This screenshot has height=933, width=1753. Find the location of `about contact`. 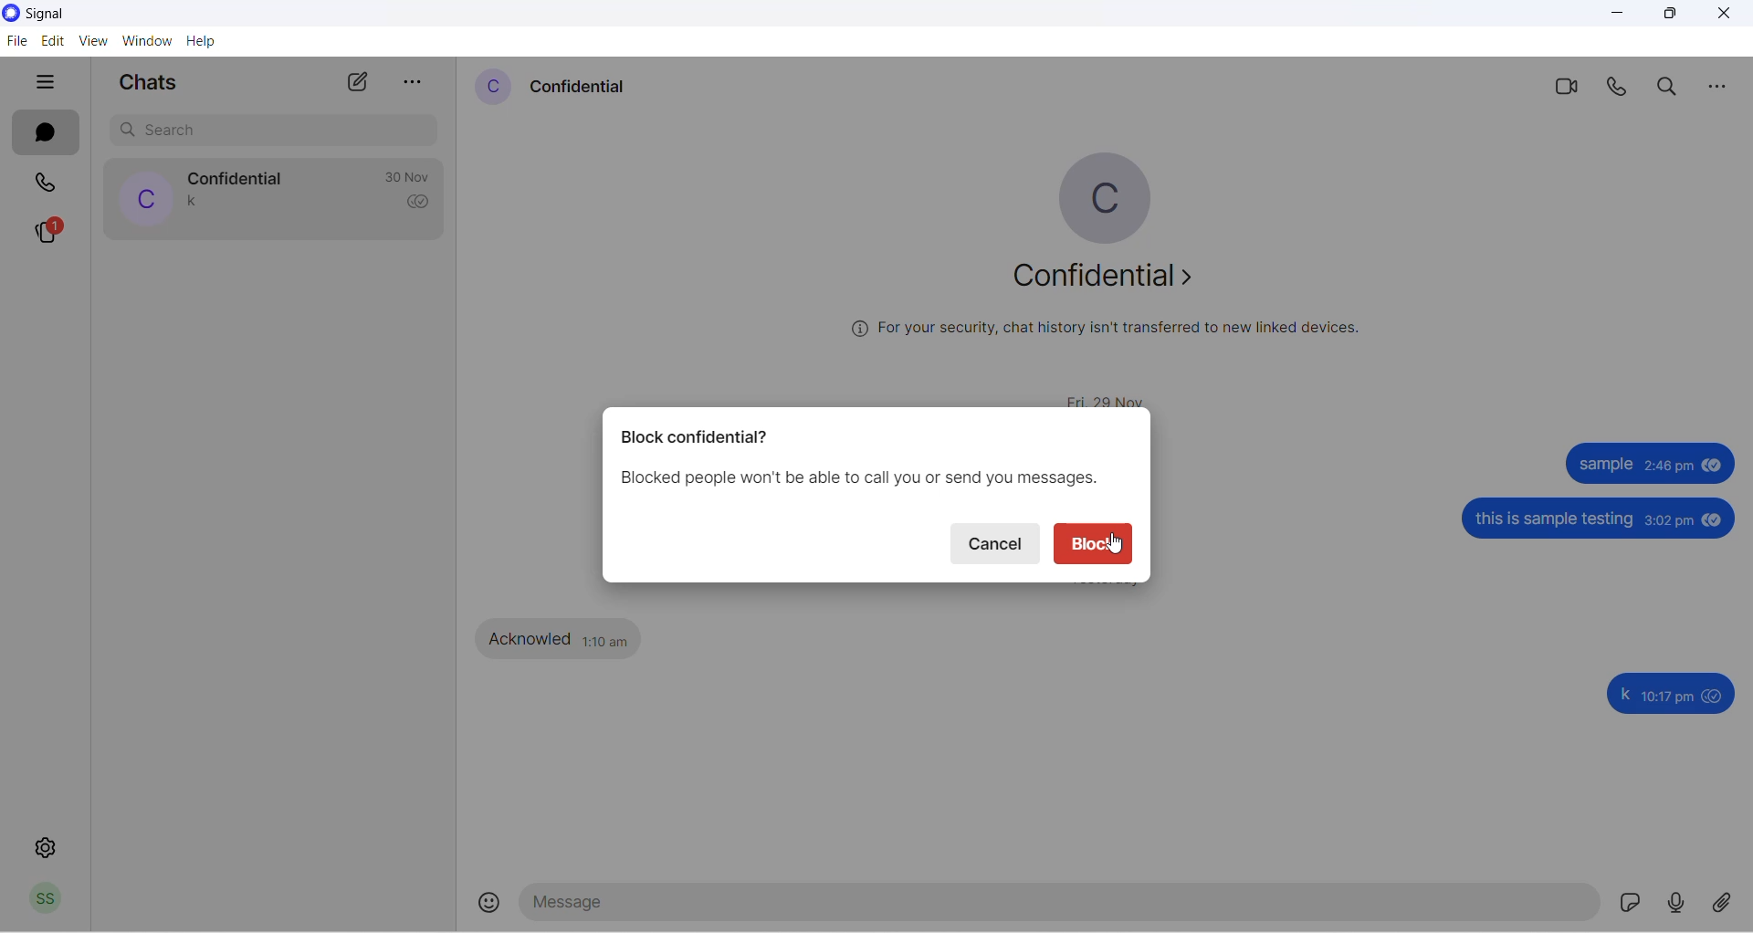

about contact is located at coordinates (1102, 283).